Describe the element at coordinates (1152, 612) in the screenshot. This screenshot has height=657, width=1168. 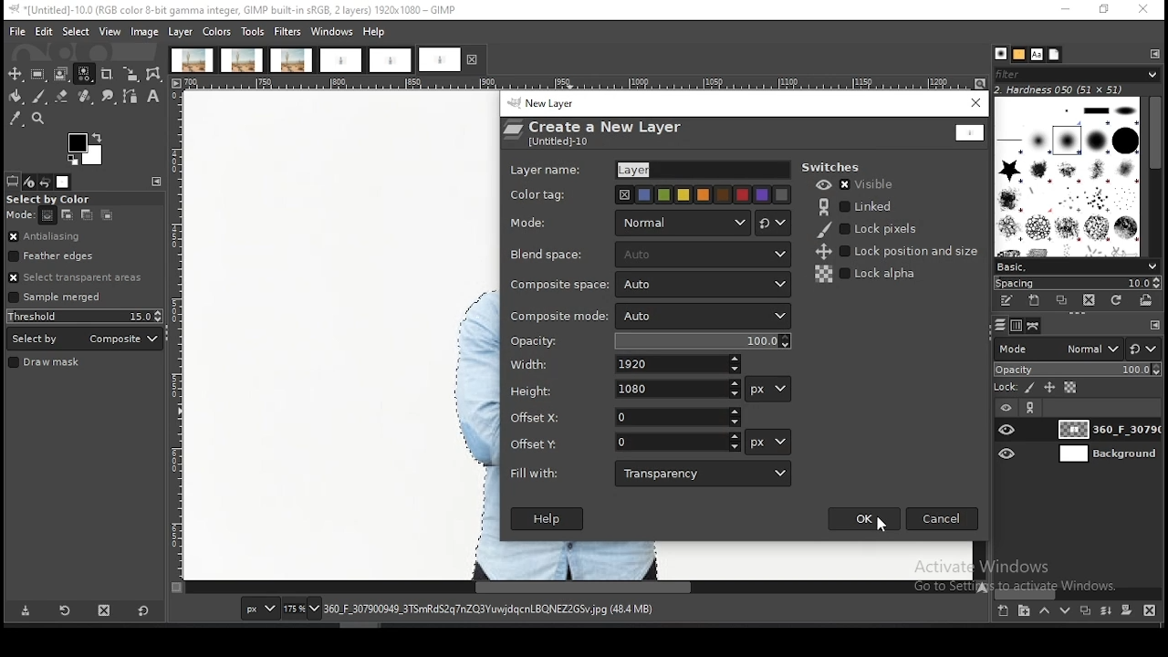
I see `delete layer` at that location.